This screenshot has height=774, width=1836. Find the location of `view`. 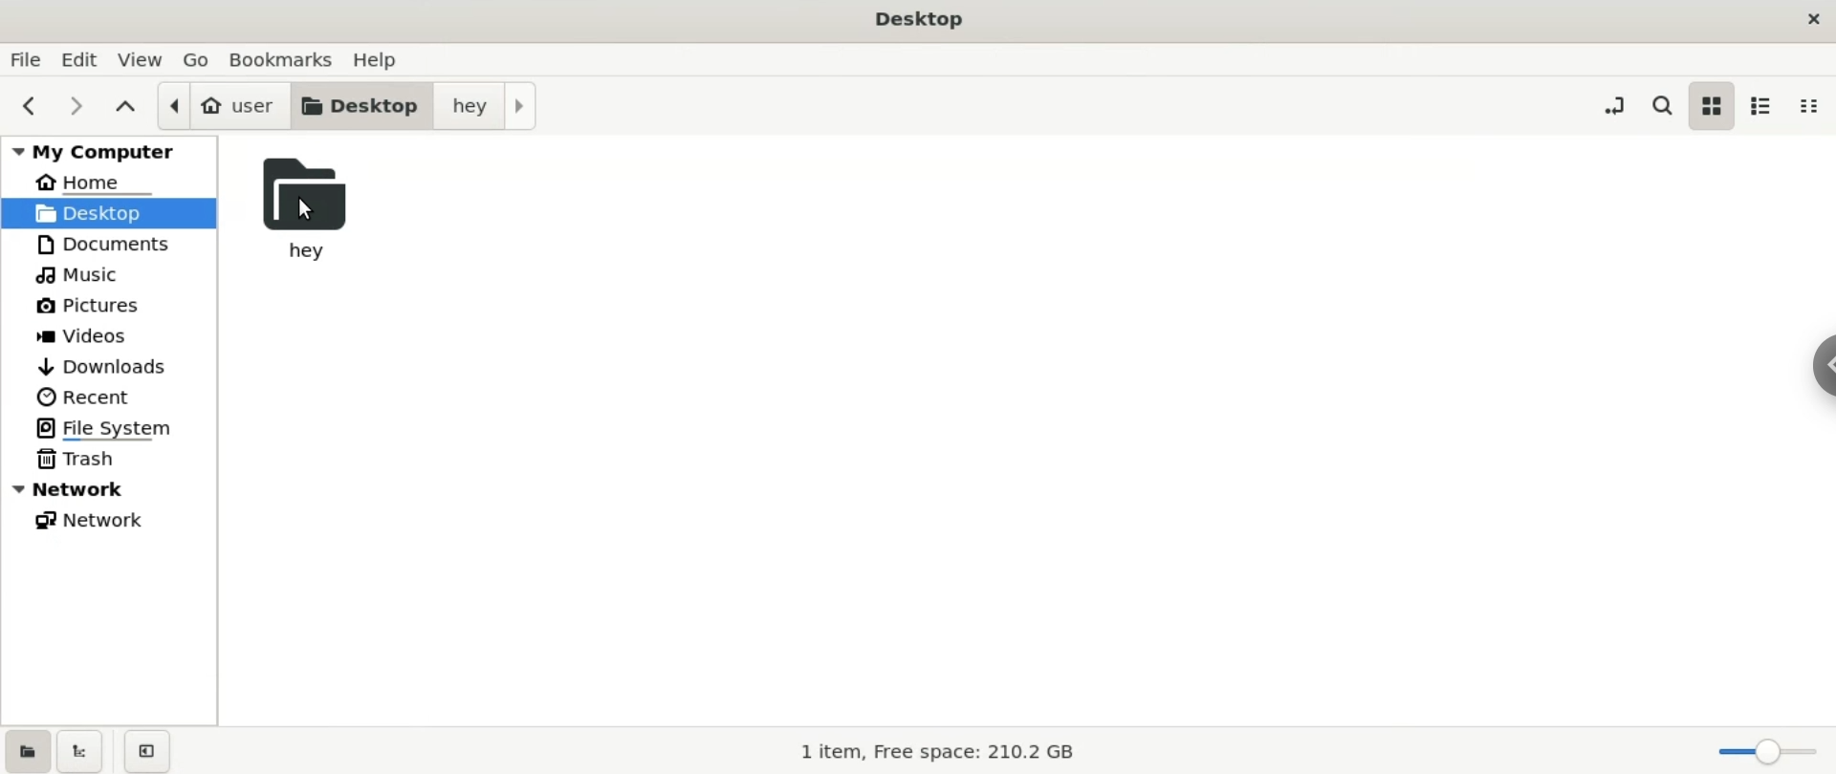

view is located at coordinates (146, 60).